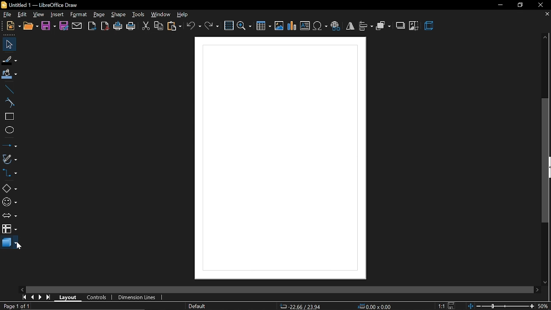 The width and height of the screenshot is (551, 310). What do you see at coordinates (70, 298) in the screenshot?
I see `layout` at bounding box center [70, 298].